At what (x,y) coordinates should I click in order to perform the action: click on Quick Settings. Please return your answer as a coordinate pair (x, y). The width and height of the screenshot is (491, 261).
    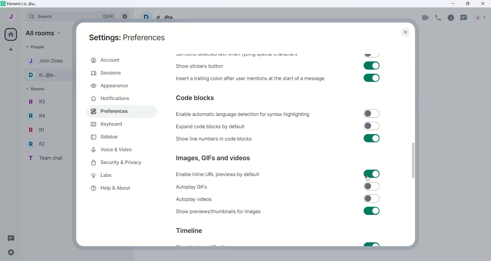
    Looking at the image, I should click on (11, 253).